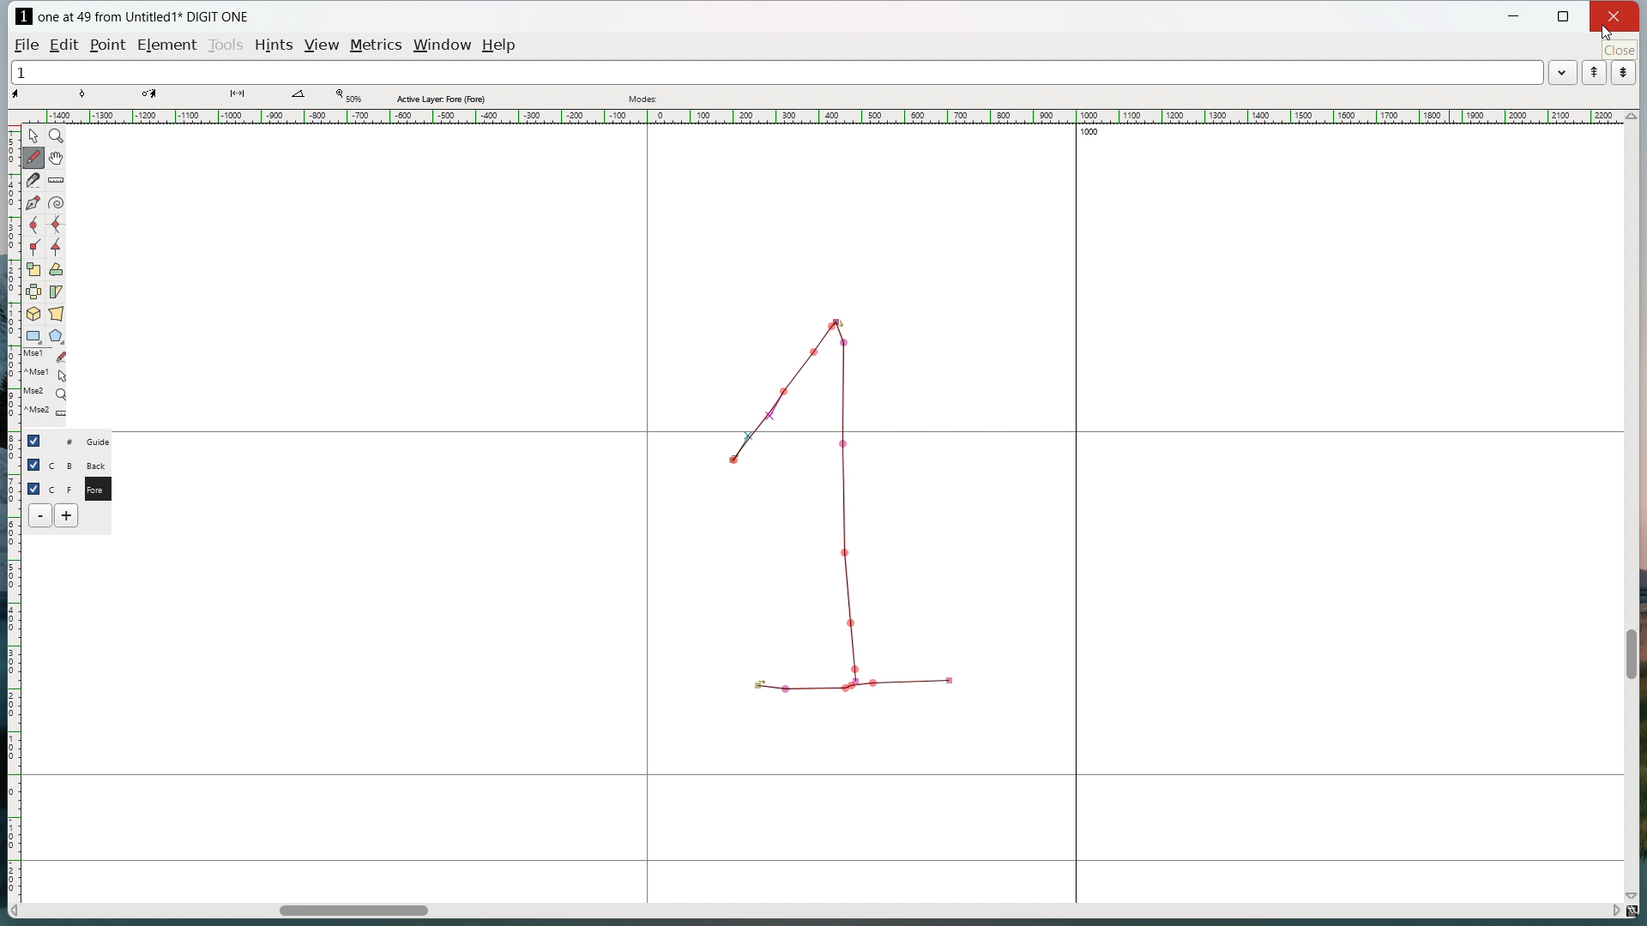 This screenshot has height=926, width=1647. What do you see at coordinates (33, 335) in the screenshot?
I see `rectangle/ellipse` at bounding box center [33, 335].